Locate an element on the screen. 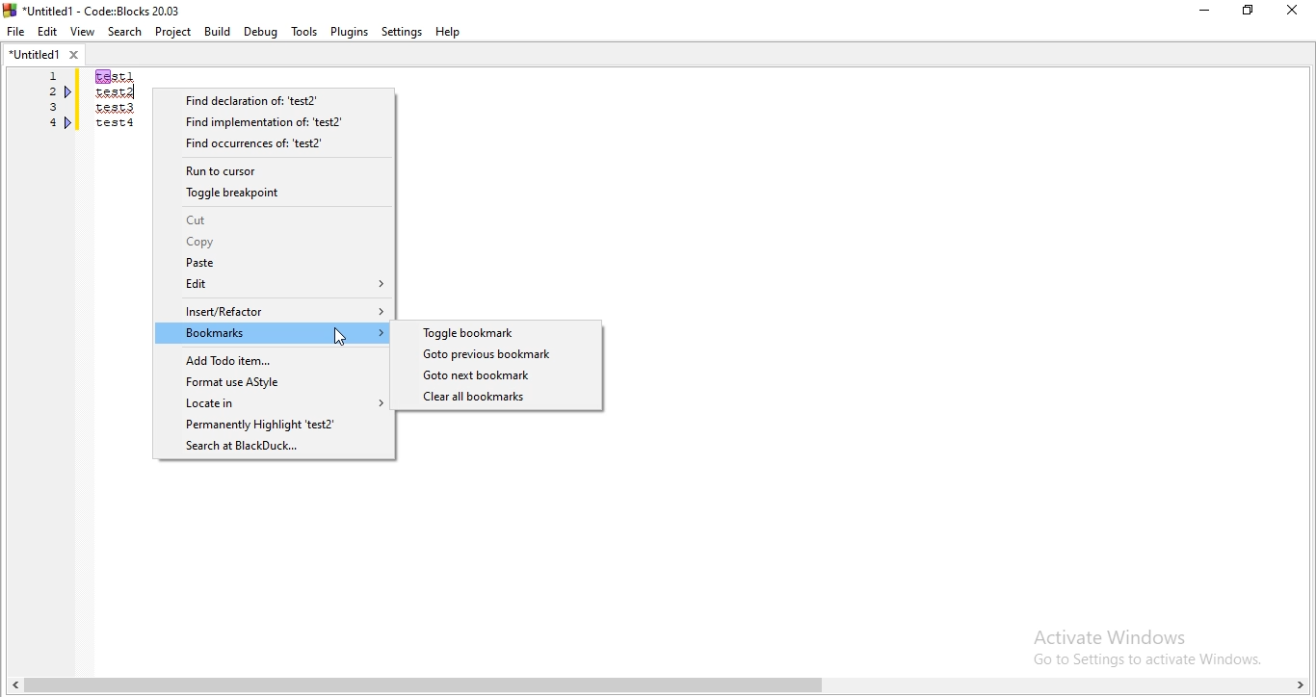  Find implementation of 'test2" is located at coordinates (279, 122).